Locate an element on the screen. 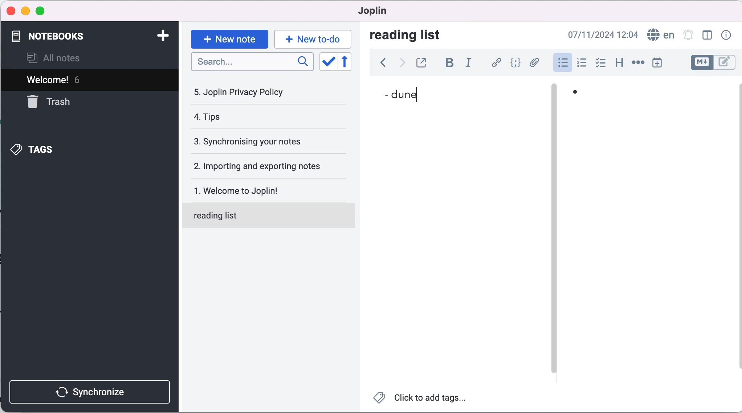  search is located at coordinates (252, 62).